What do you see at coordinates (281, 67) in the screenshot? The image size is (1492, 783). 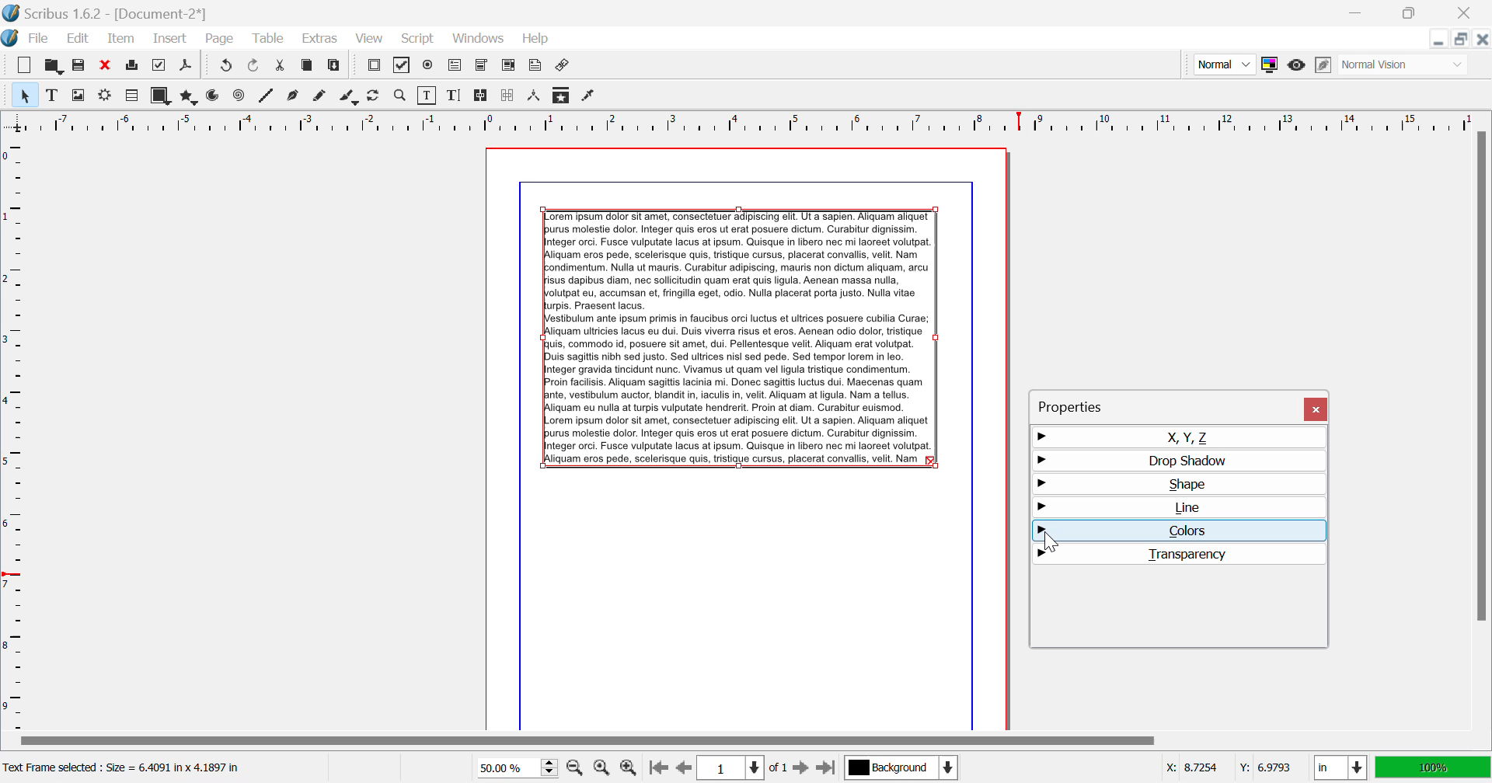 I see `Cut` at bounding box center [281, 67].